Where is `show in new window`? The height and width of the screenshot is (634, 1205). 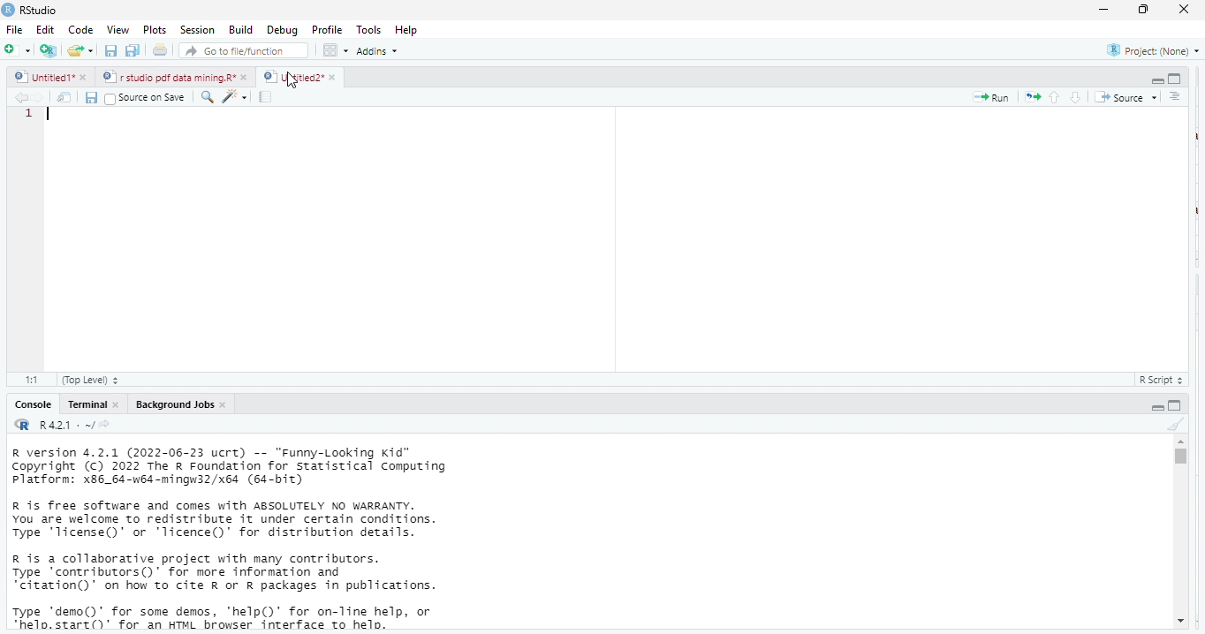 show in new window is located at coordinates (66, 97).